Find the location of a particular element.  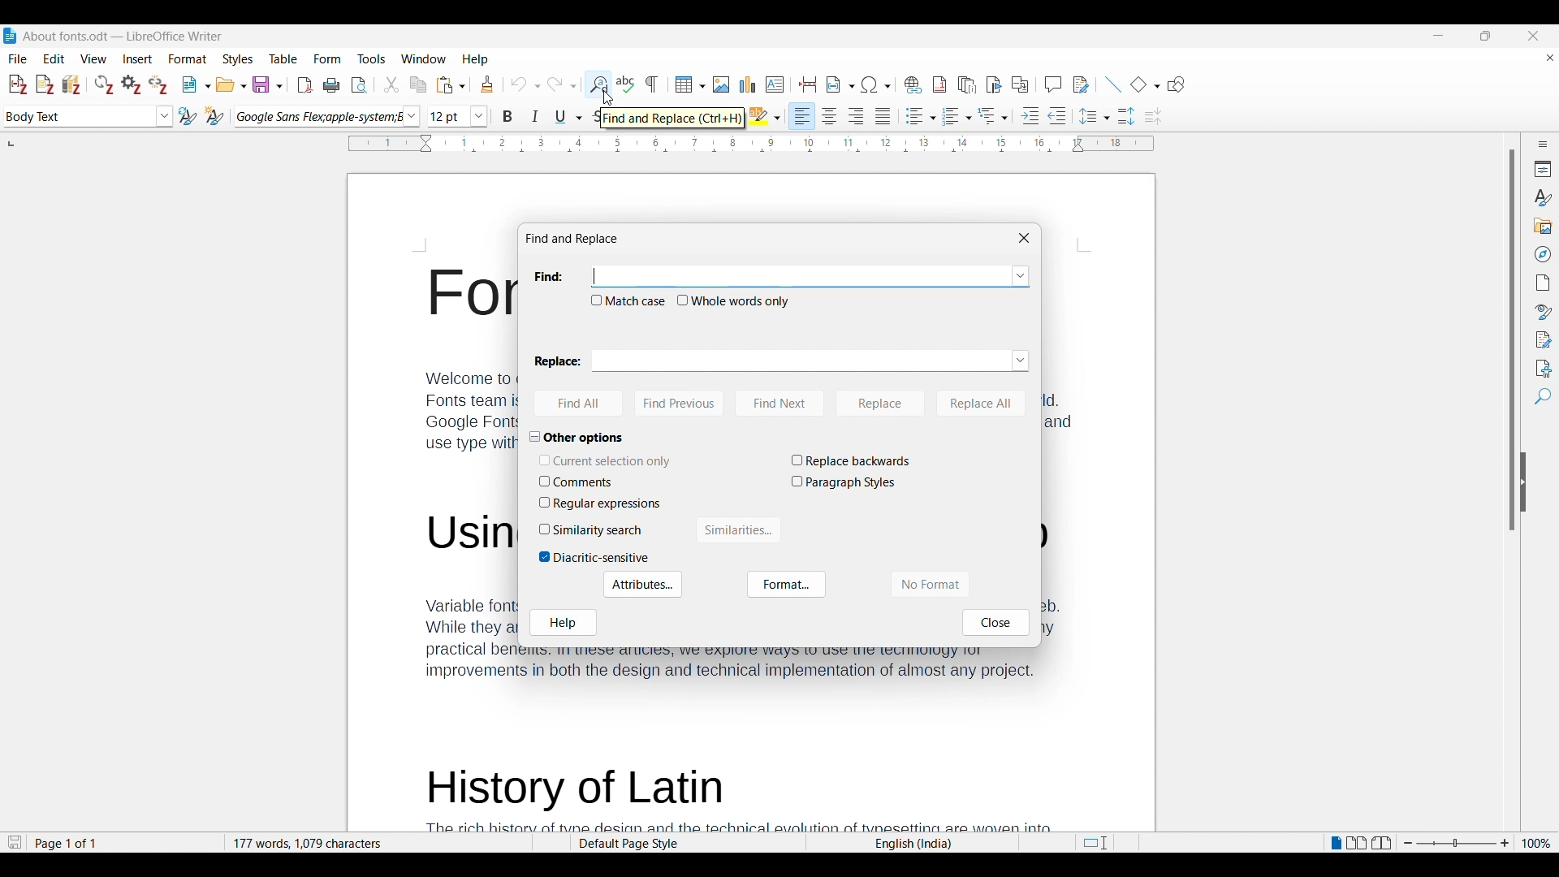

 is located at coordinates (772, 667).